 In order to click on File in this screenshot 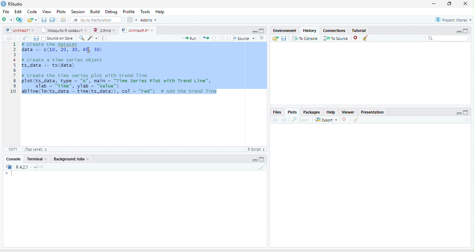, I will do `click(6, 11)`.